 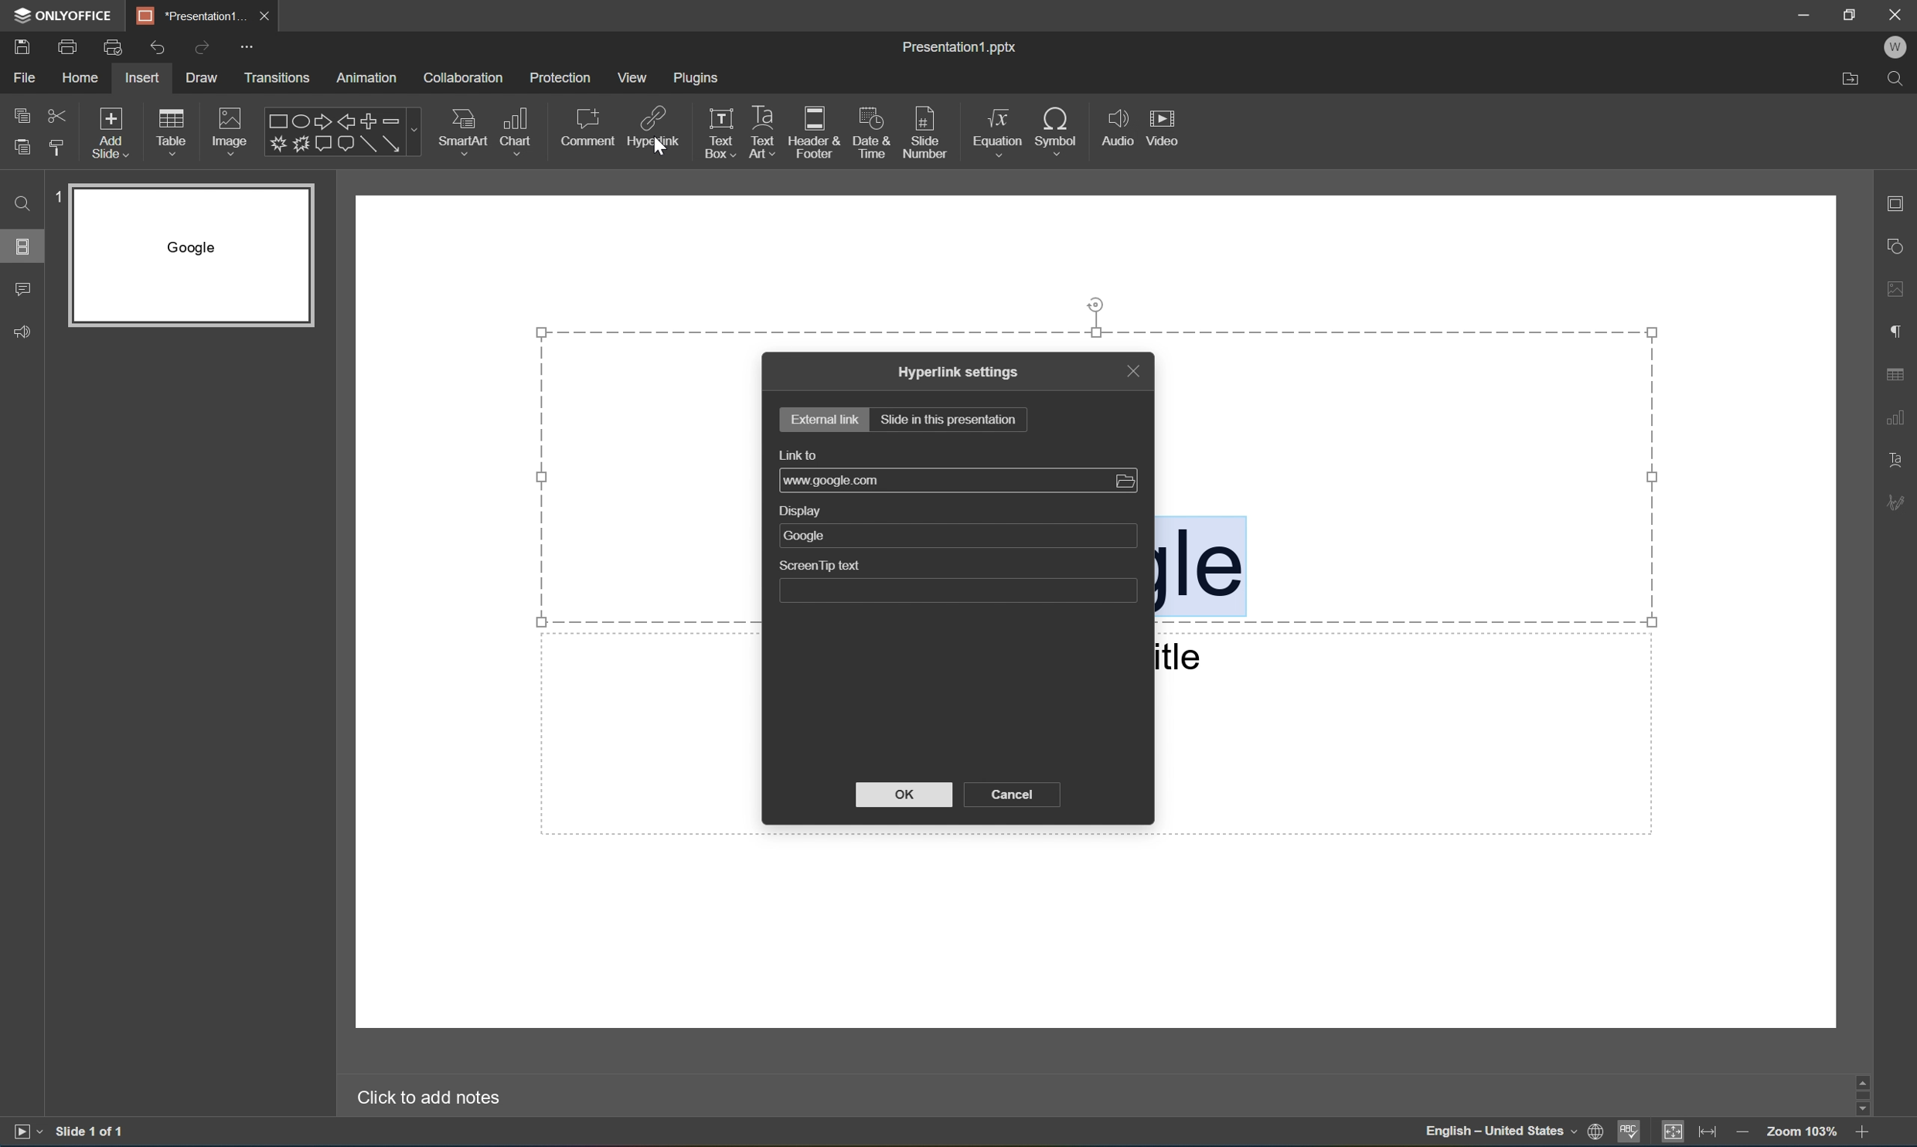 I want to click on Find, so click(x=1898, y=78).